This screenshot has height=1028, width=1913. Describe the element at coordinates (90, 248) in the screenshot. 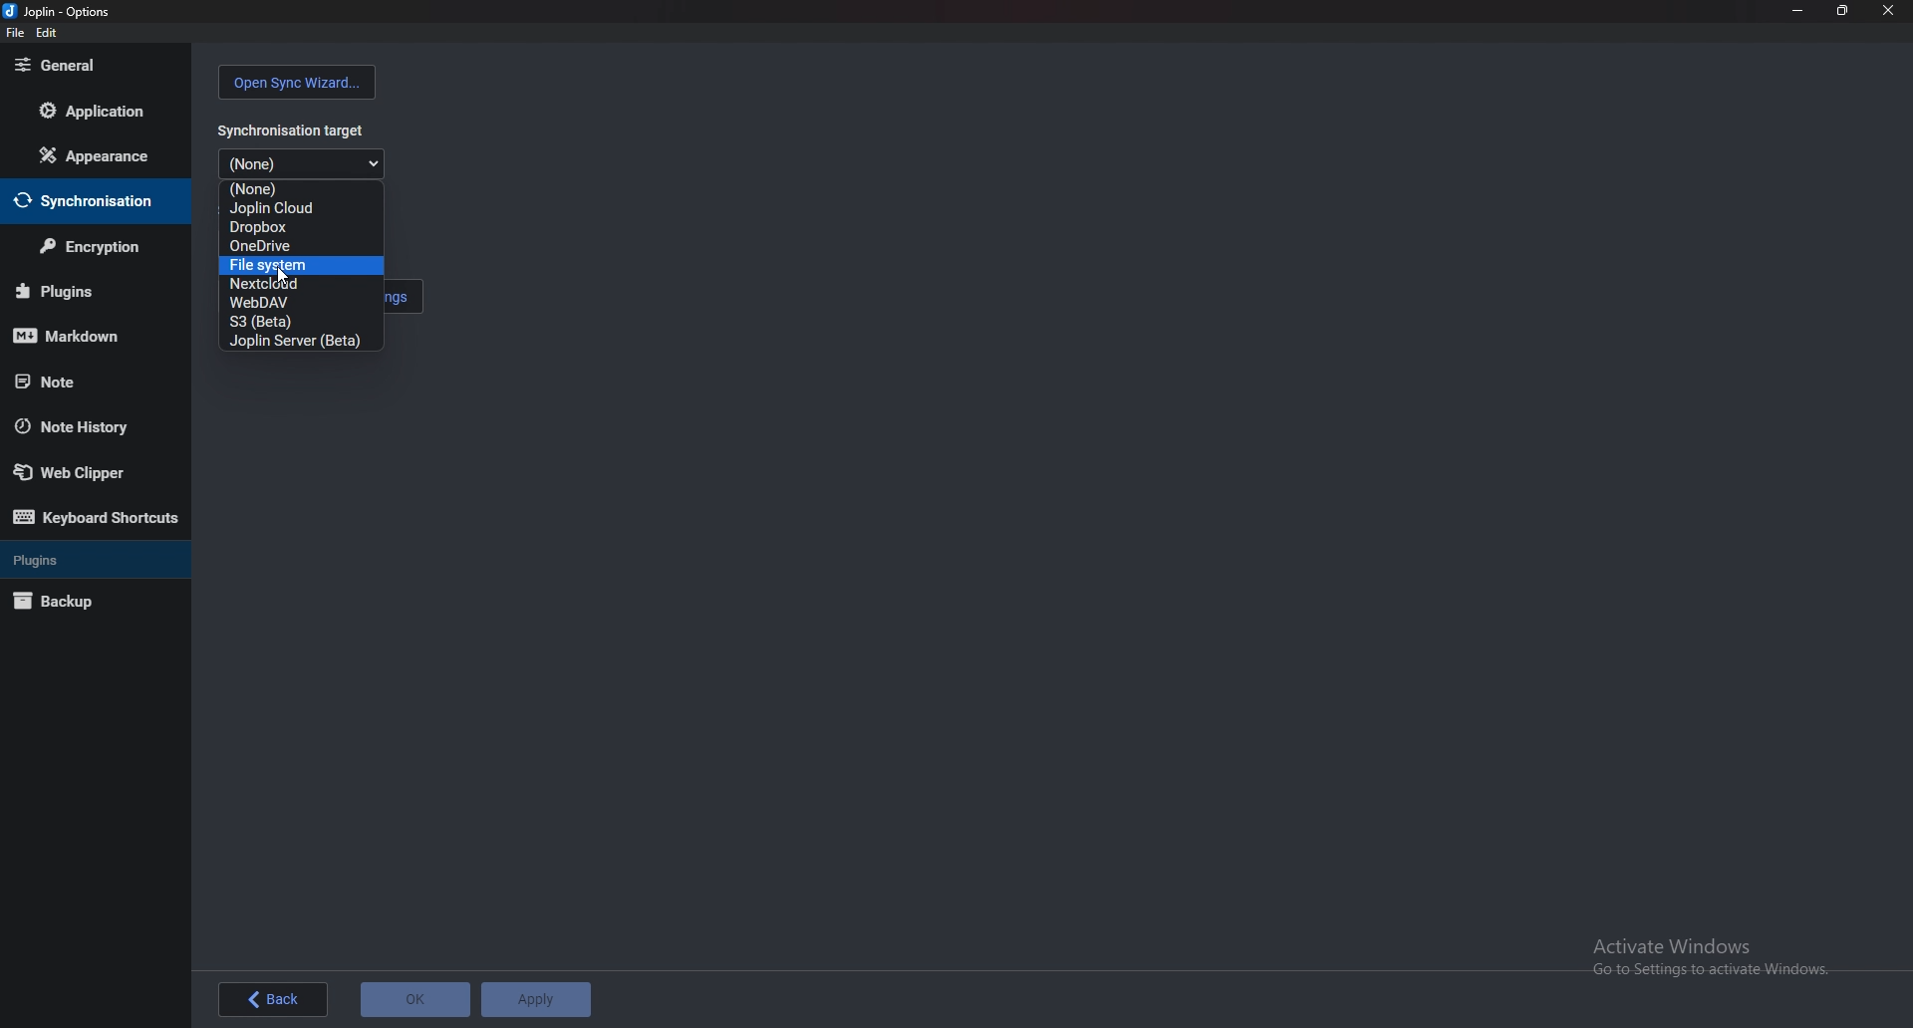

I see `Encryption` at that location.